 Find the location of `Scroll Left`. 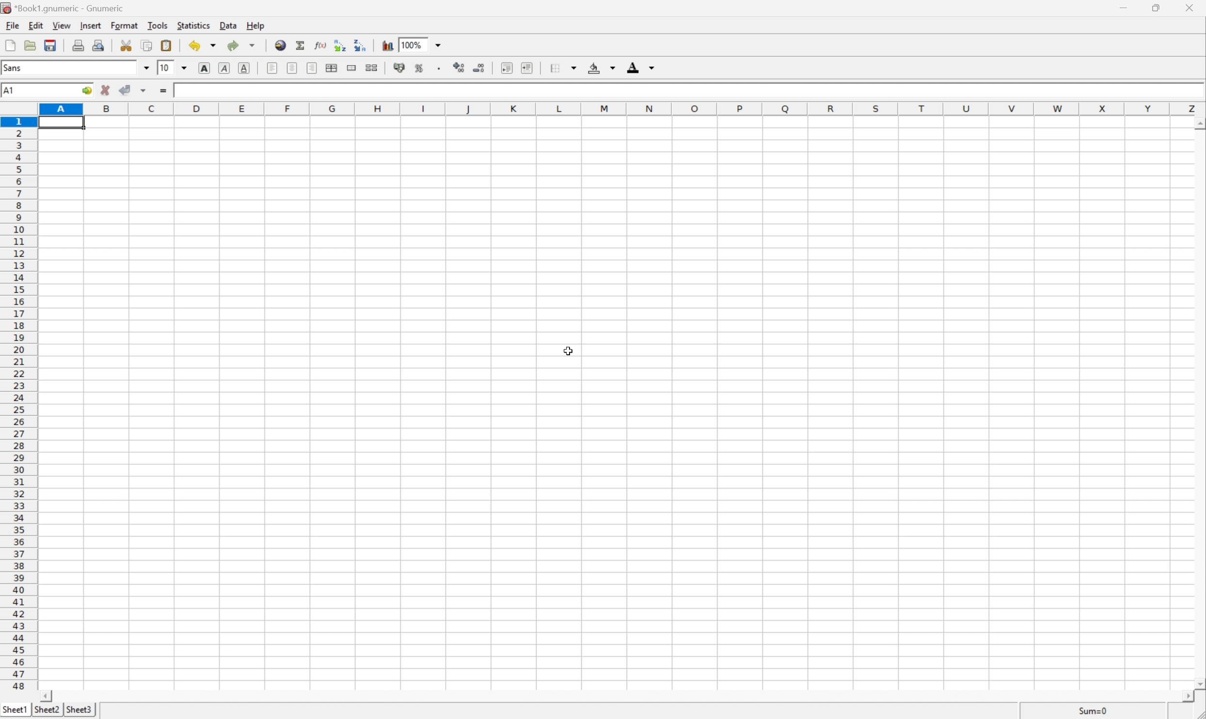

Scroll Left is located at coordinates (48, 696).